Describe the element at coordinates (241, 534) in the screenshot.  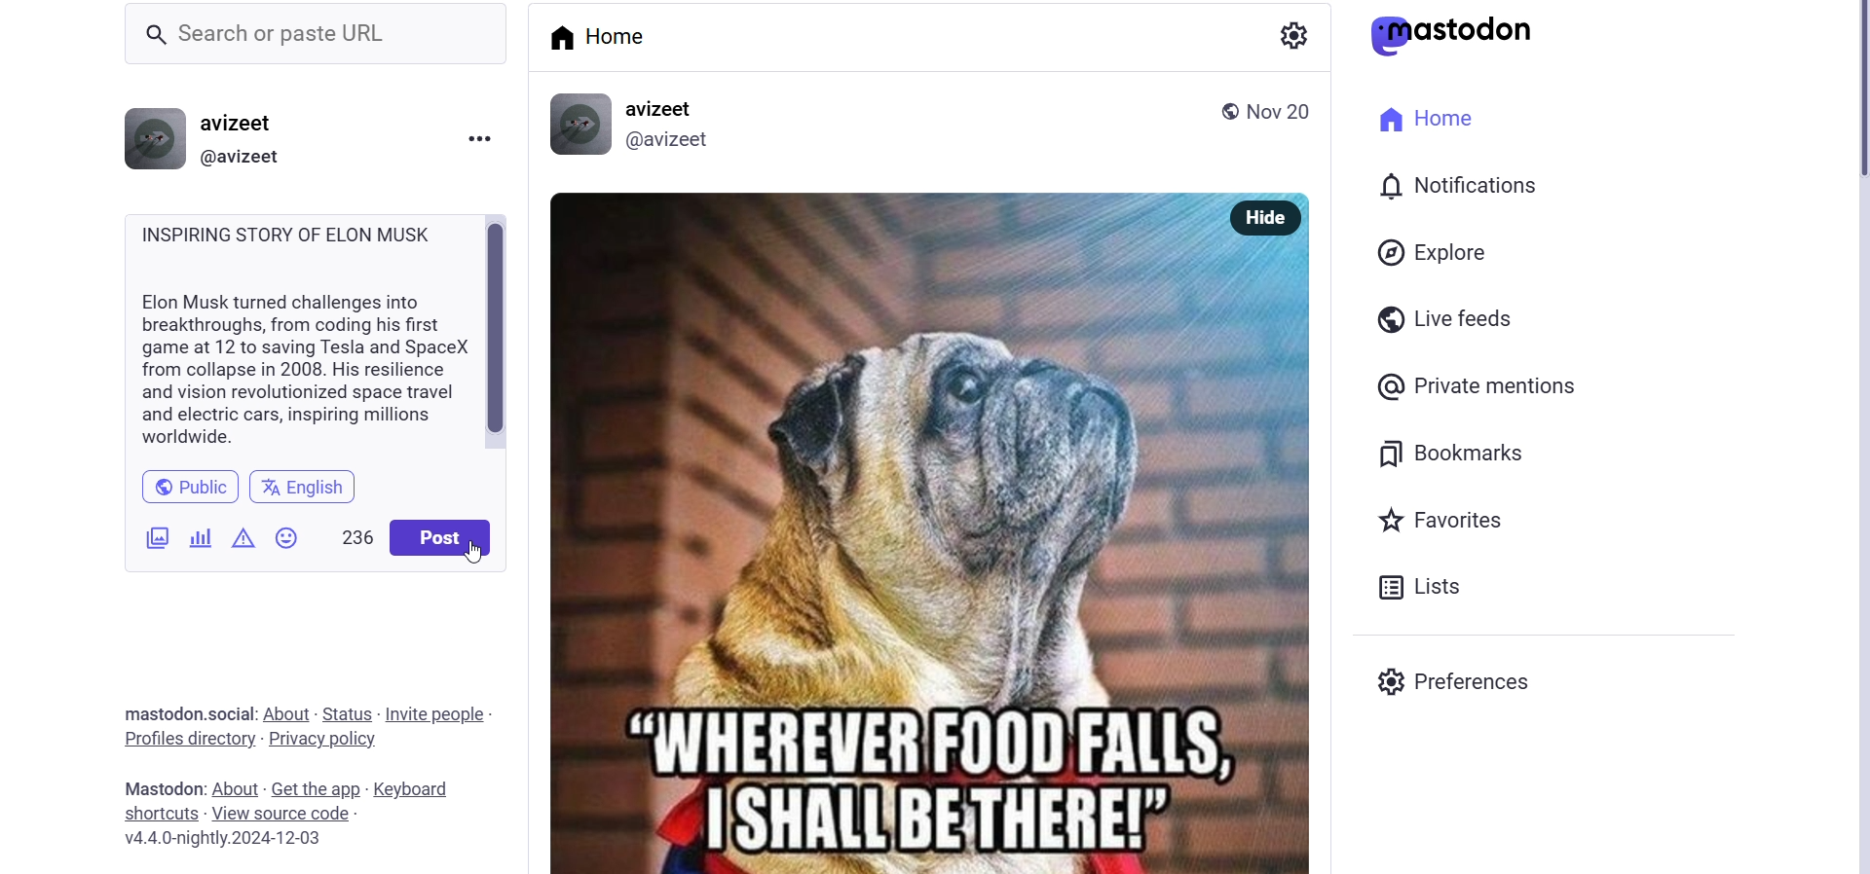
I see `content warning` at that location.